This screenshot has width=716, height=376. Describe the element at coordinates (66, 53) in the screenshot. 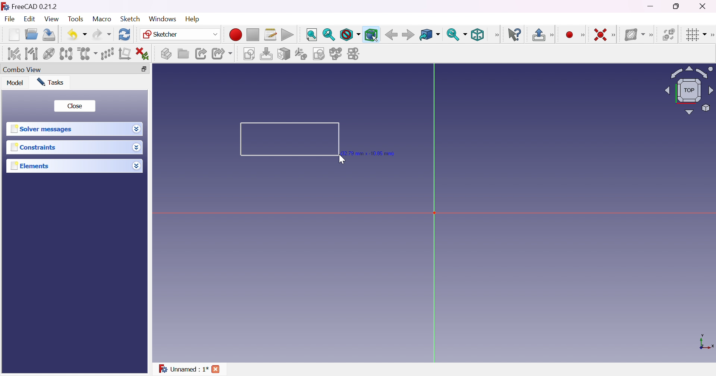

I see `Symmetry` at that location.